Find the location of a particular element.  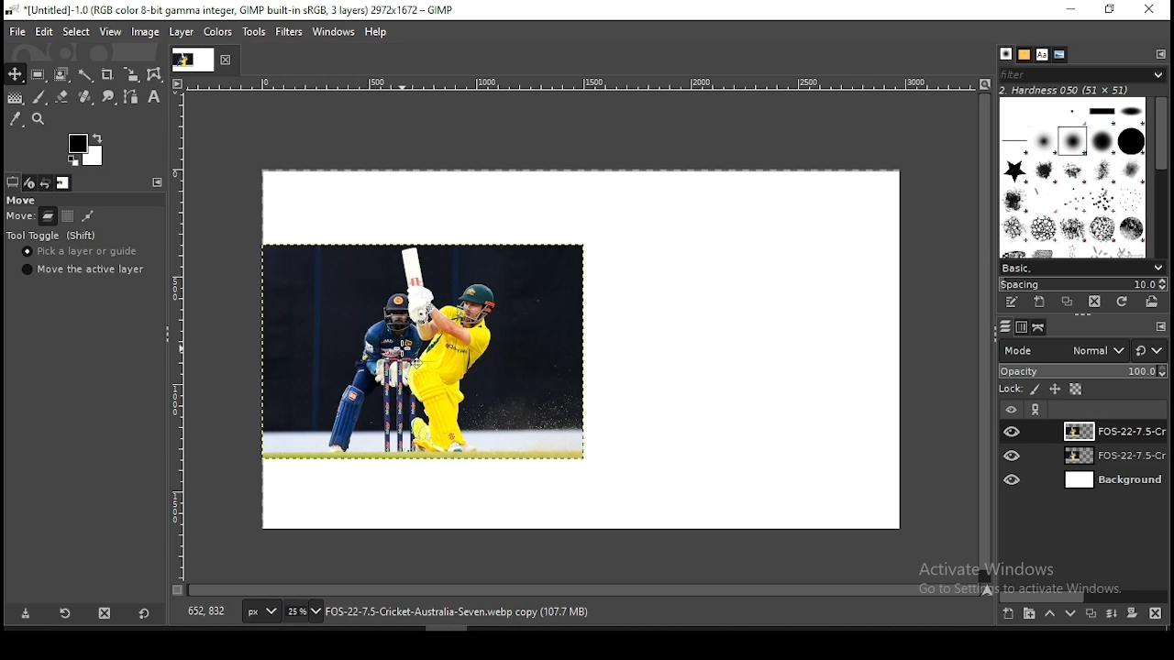

delete brush is located at coordinates (1094, 302).